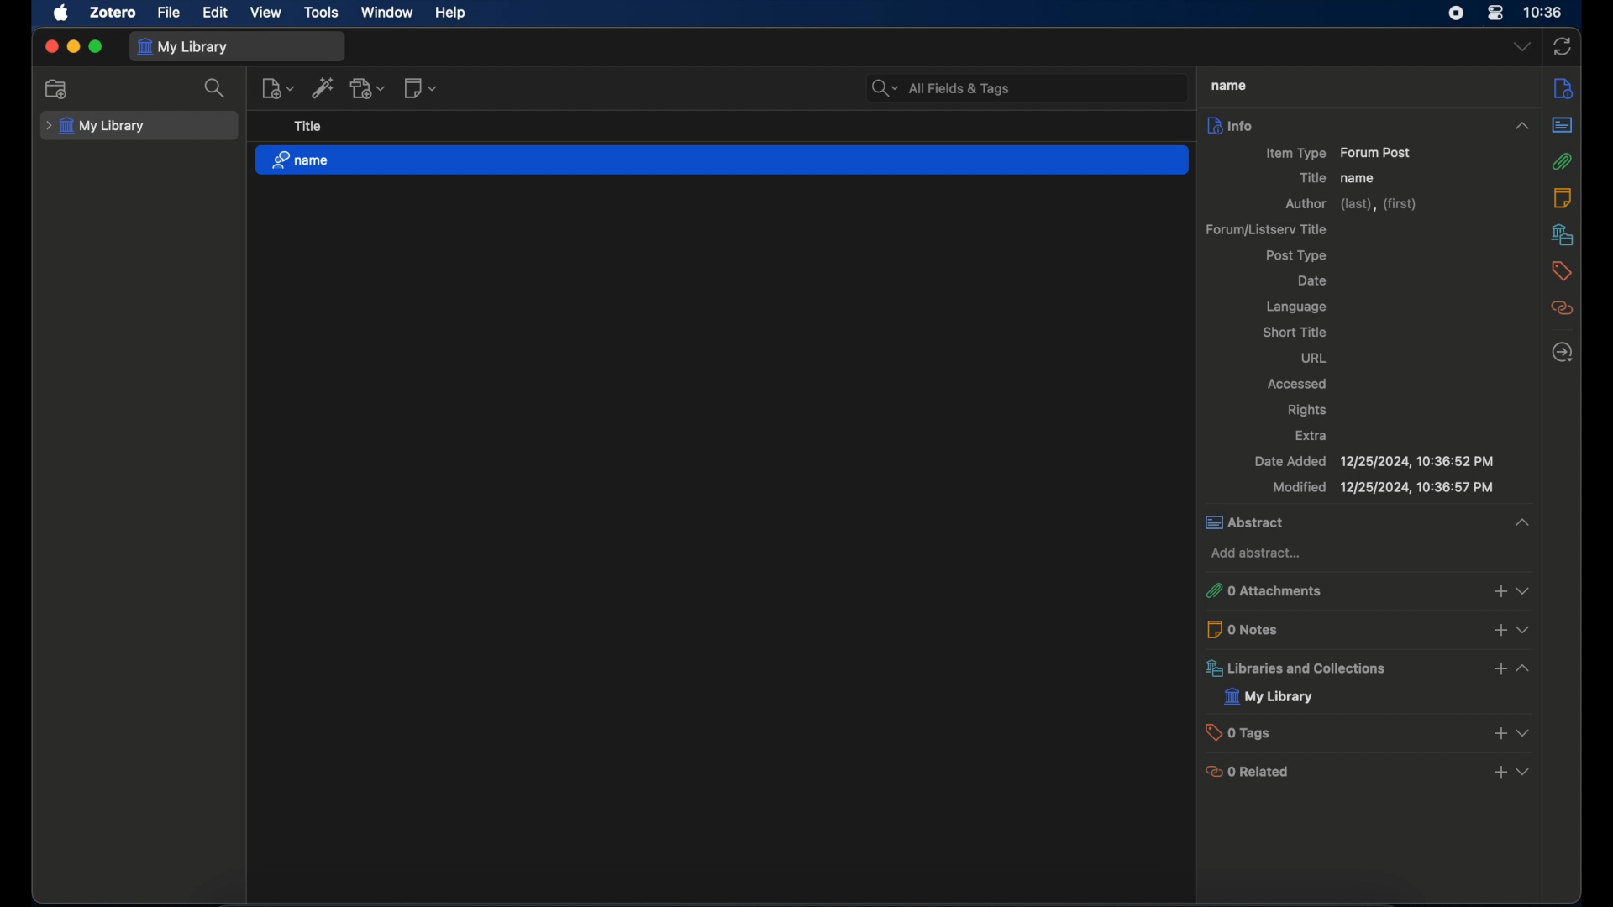  What do you see at coordinates (1311, 435) in the screenshot?
I see `extra` at bounding box center [1311, 435].